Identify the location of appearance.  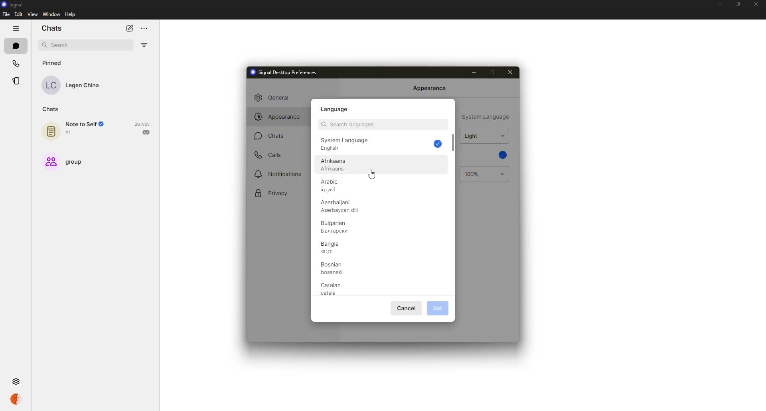
(430, 88).